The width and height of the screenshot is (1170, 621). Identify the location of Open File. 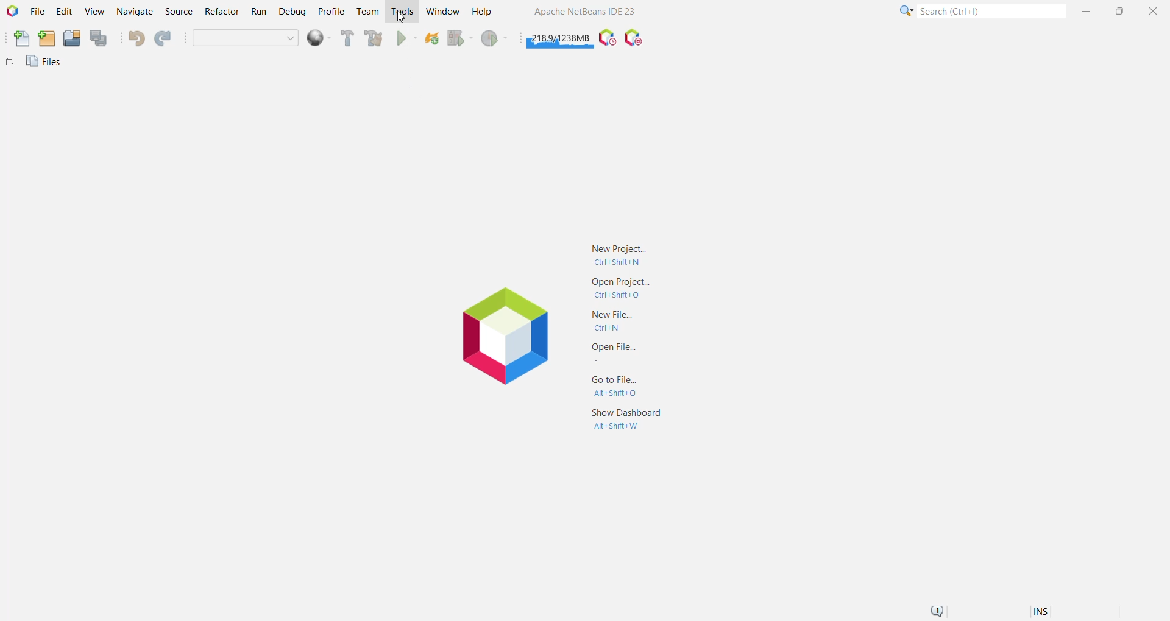
(612, 347).